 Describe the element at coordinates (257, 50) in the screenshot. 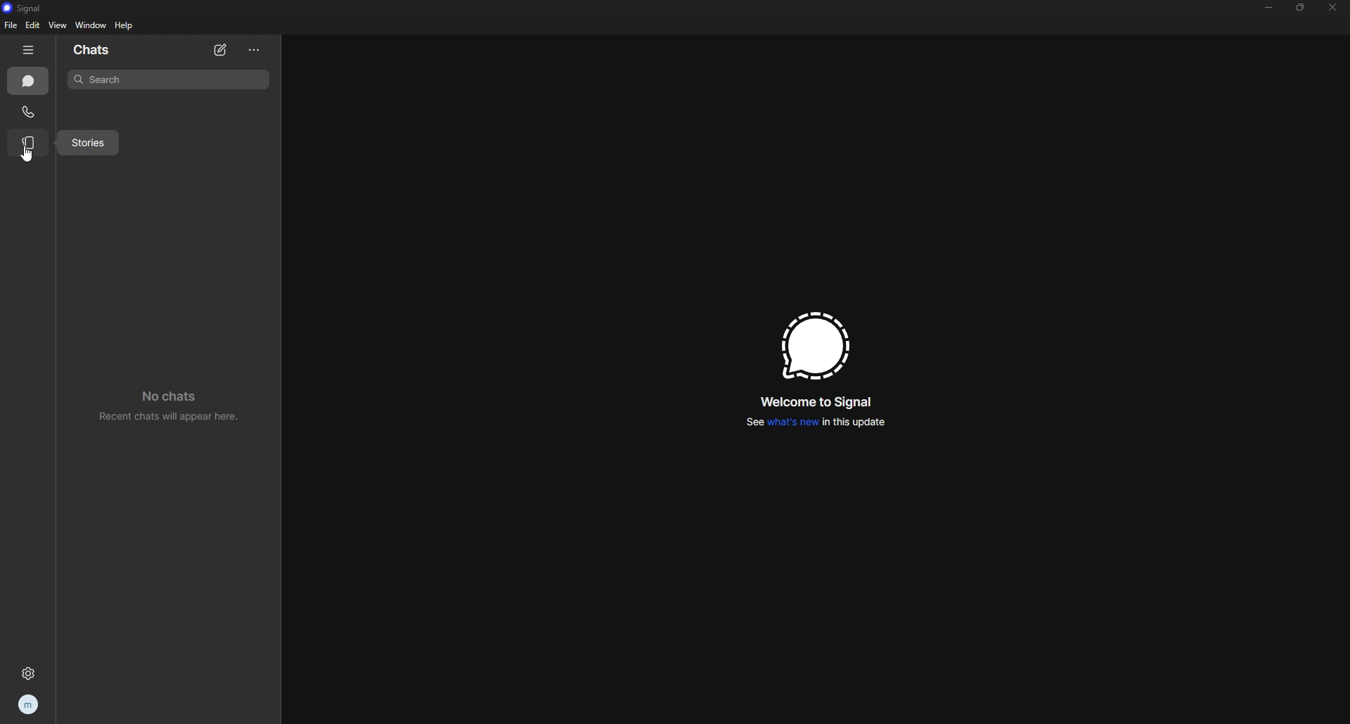

I see `options` at that location.